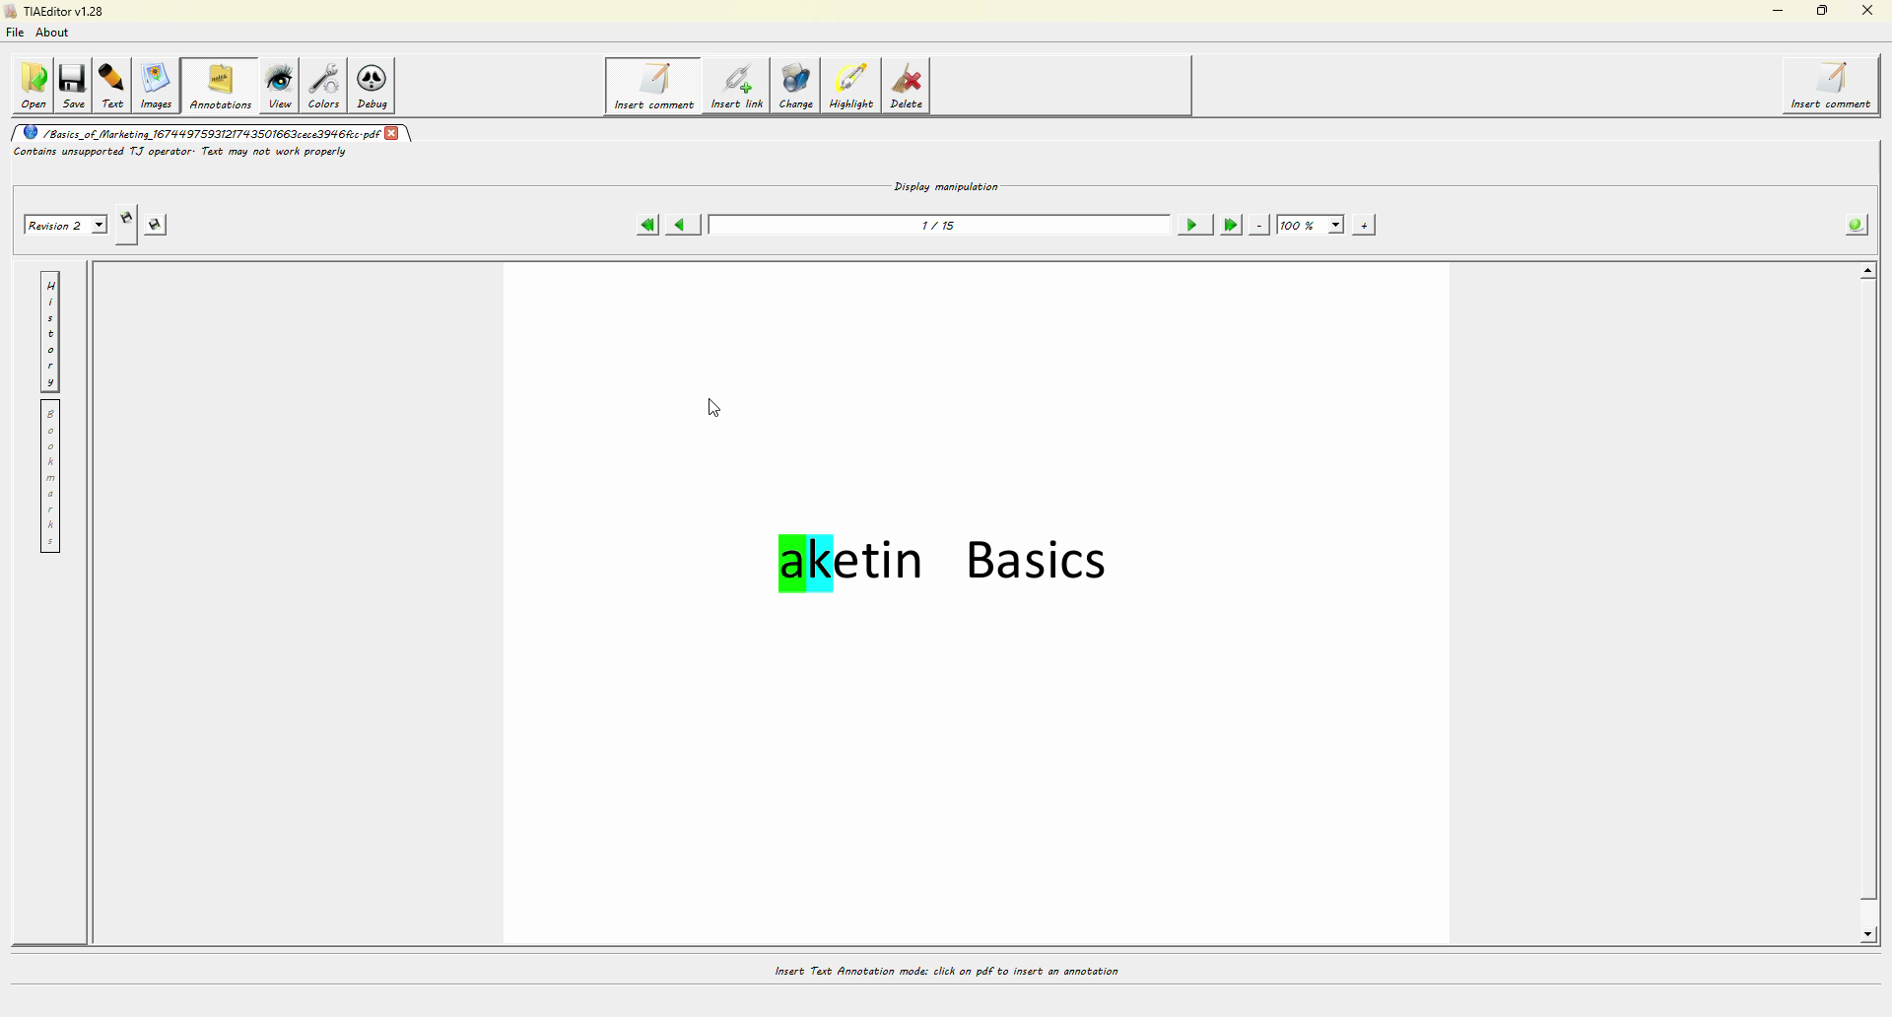 The width and height of the screenshot is (1892, 1017). I want to click on scroll down, so click(1862, 935).